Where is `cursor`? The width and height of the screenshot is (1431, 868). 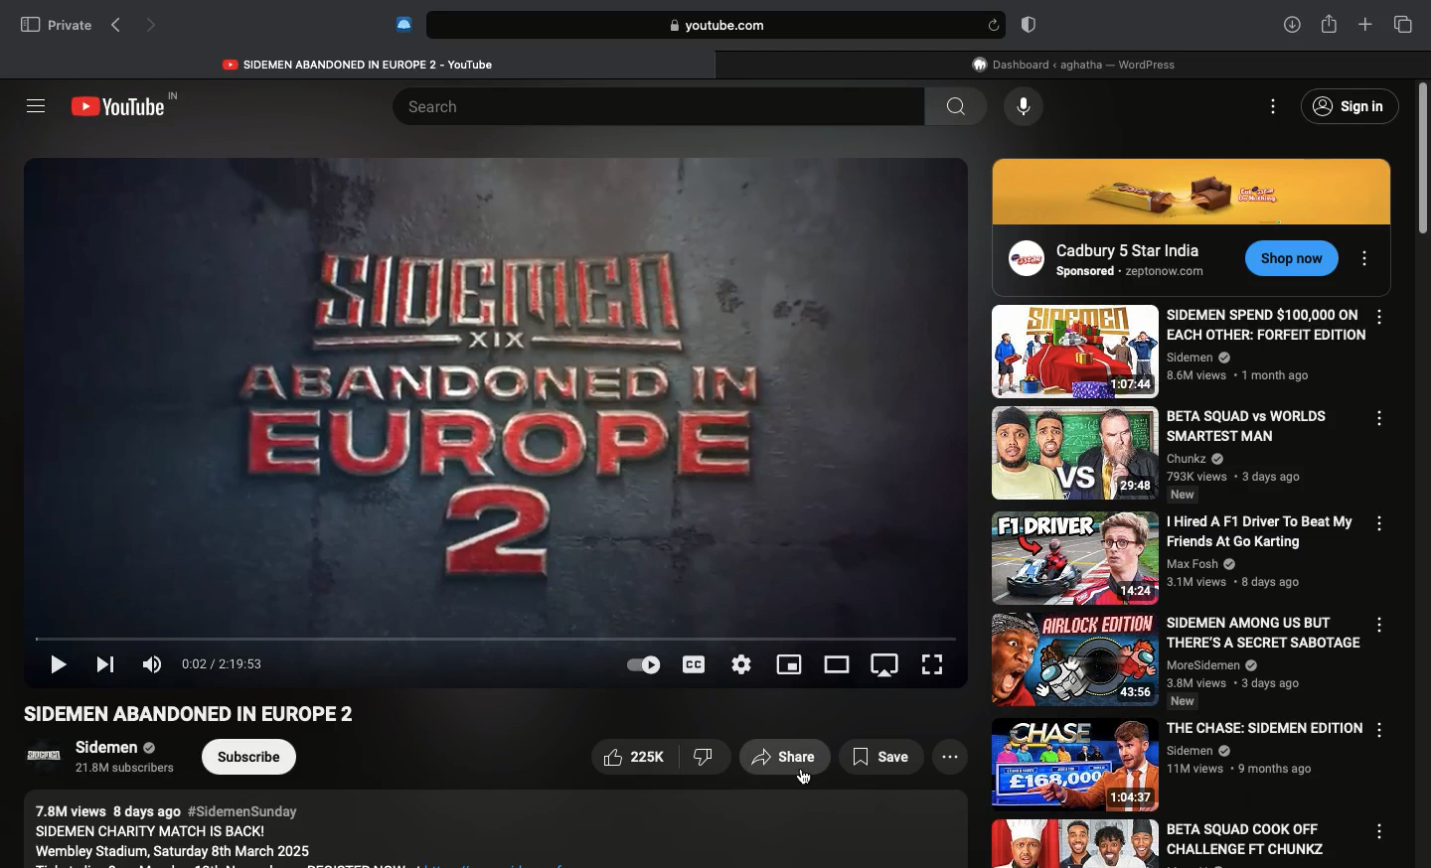 cursor is located at coordinates (804, 780).